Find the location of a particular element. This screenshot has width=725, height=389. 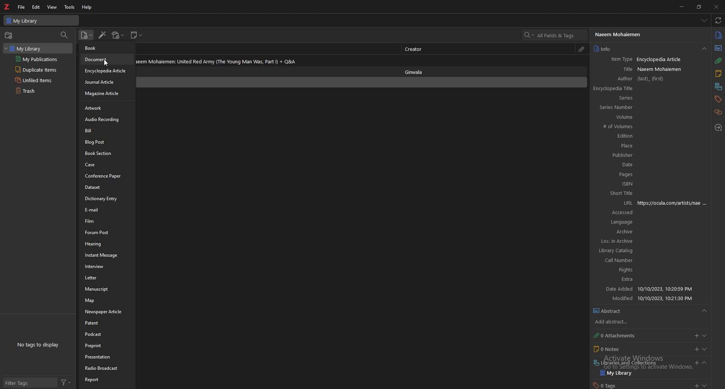

edition is located at coordinates (614, 136).